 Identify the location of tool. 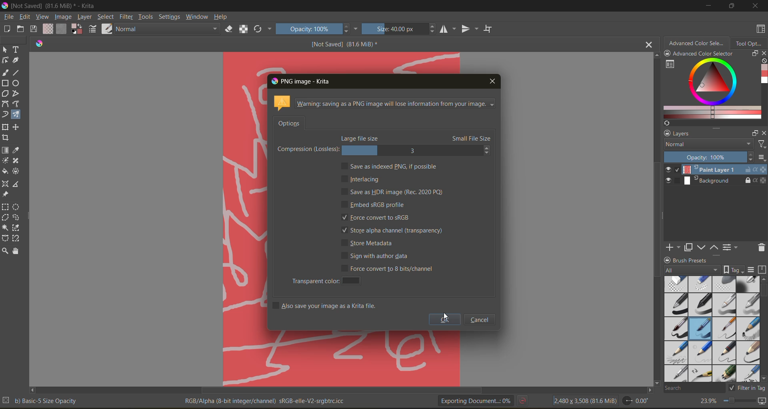
(16, 150).